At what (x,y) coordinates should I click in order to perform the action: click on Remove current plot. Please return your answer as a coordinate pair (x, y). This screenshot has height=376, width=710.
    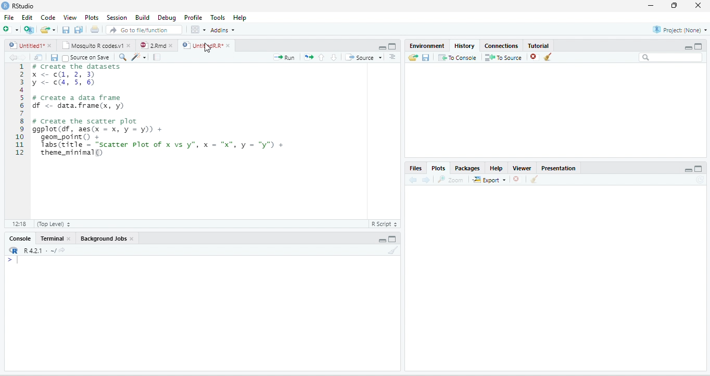
    Looking at the image, I should click on (517, 180).